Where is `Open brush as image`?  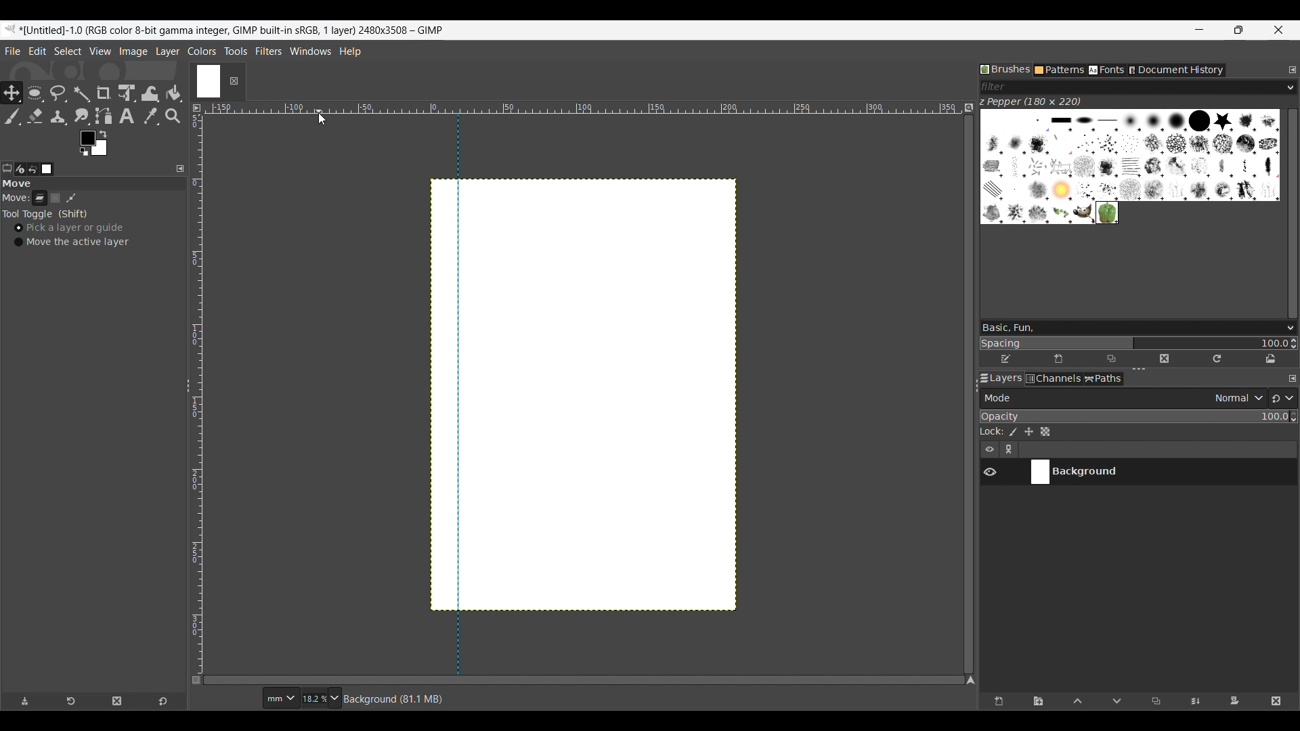
Open brush as image is located at coordinates (1271, 359).